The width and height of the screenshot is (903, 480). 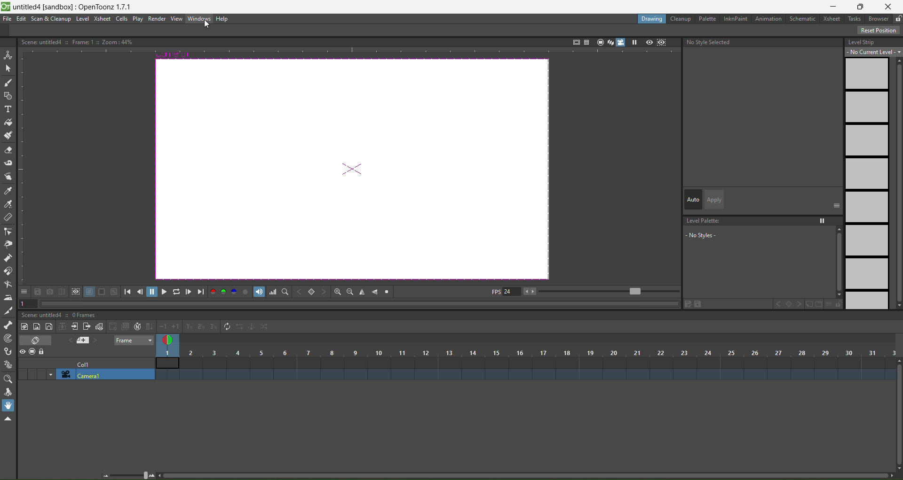 What do you see at coordinates (8, 151) in the screenshot?
I see `eraser tool` at bounding box center [8, 151].